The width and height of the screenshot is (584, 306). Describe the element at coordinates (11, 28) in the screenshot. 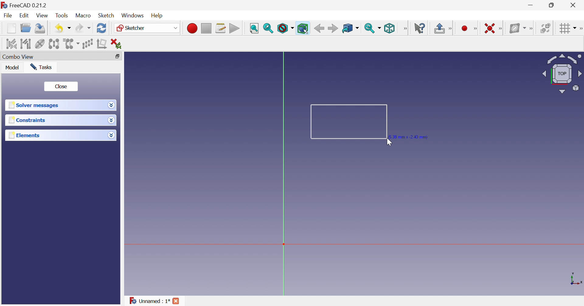

I see `New` at that location.